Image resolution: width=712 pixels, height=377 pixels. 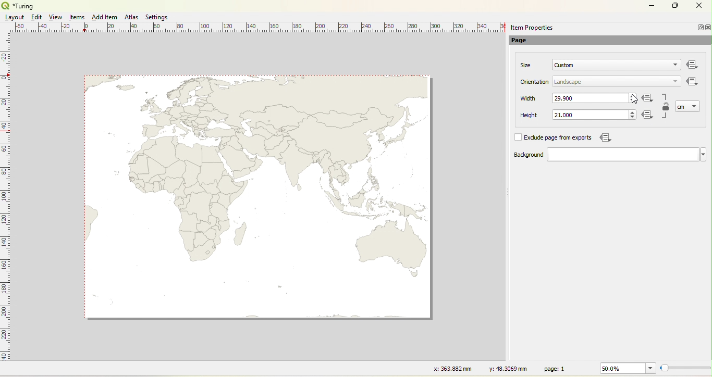 I want to click on Icon, so click(x=649, y=116).